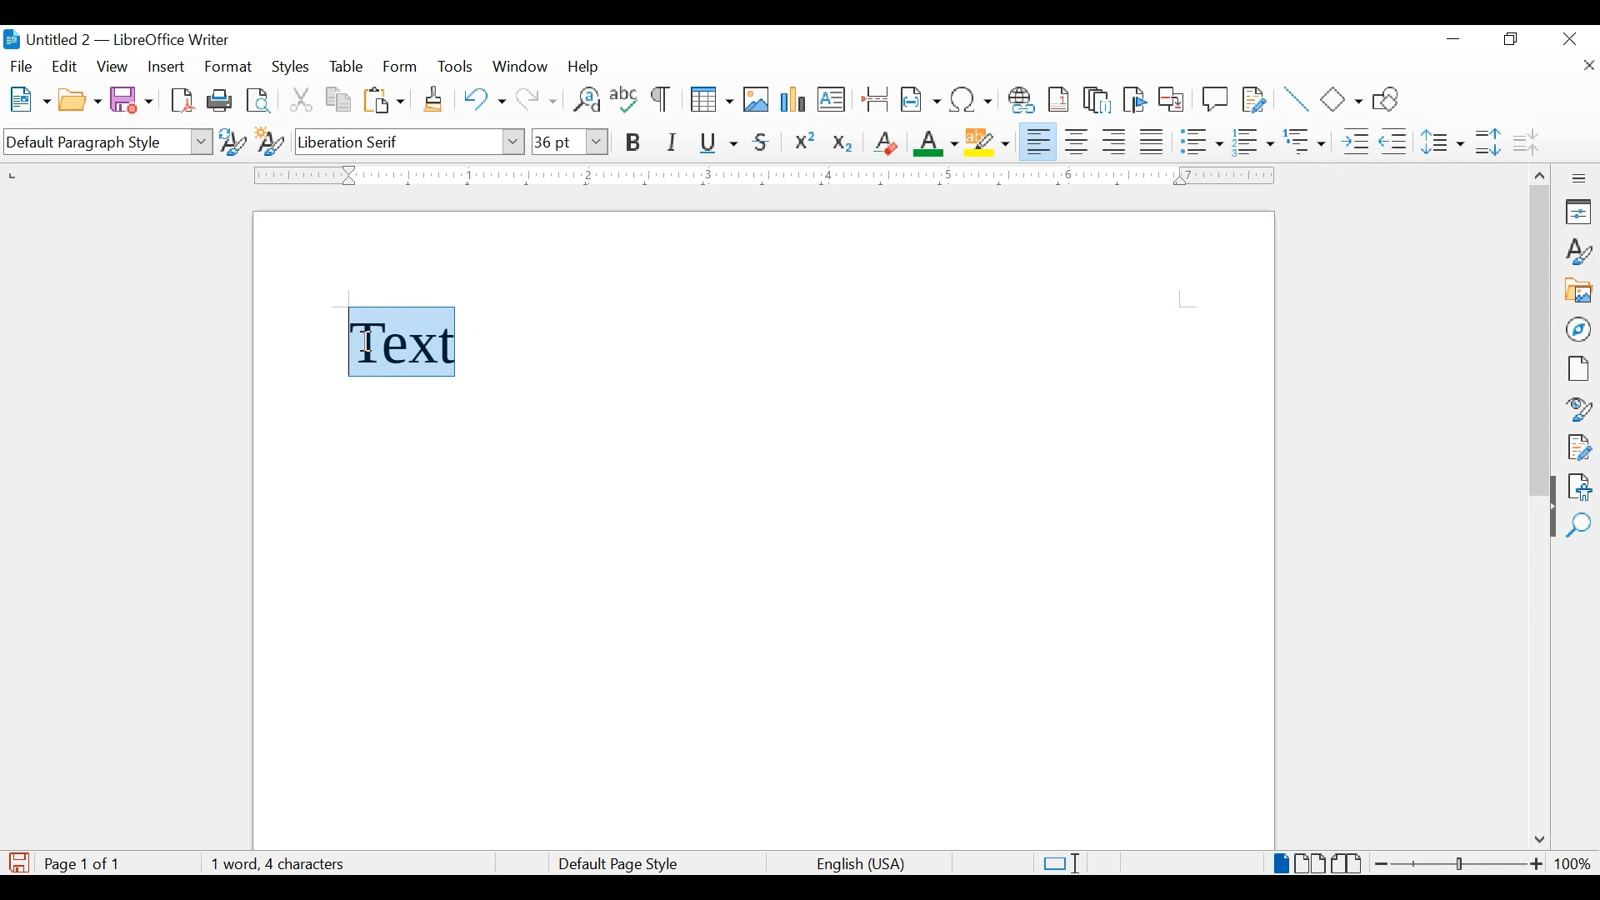  What do you see at coordinates (989, 141) in the screenshot?
I see `character highlighting color` at bounding box center [989, 141].